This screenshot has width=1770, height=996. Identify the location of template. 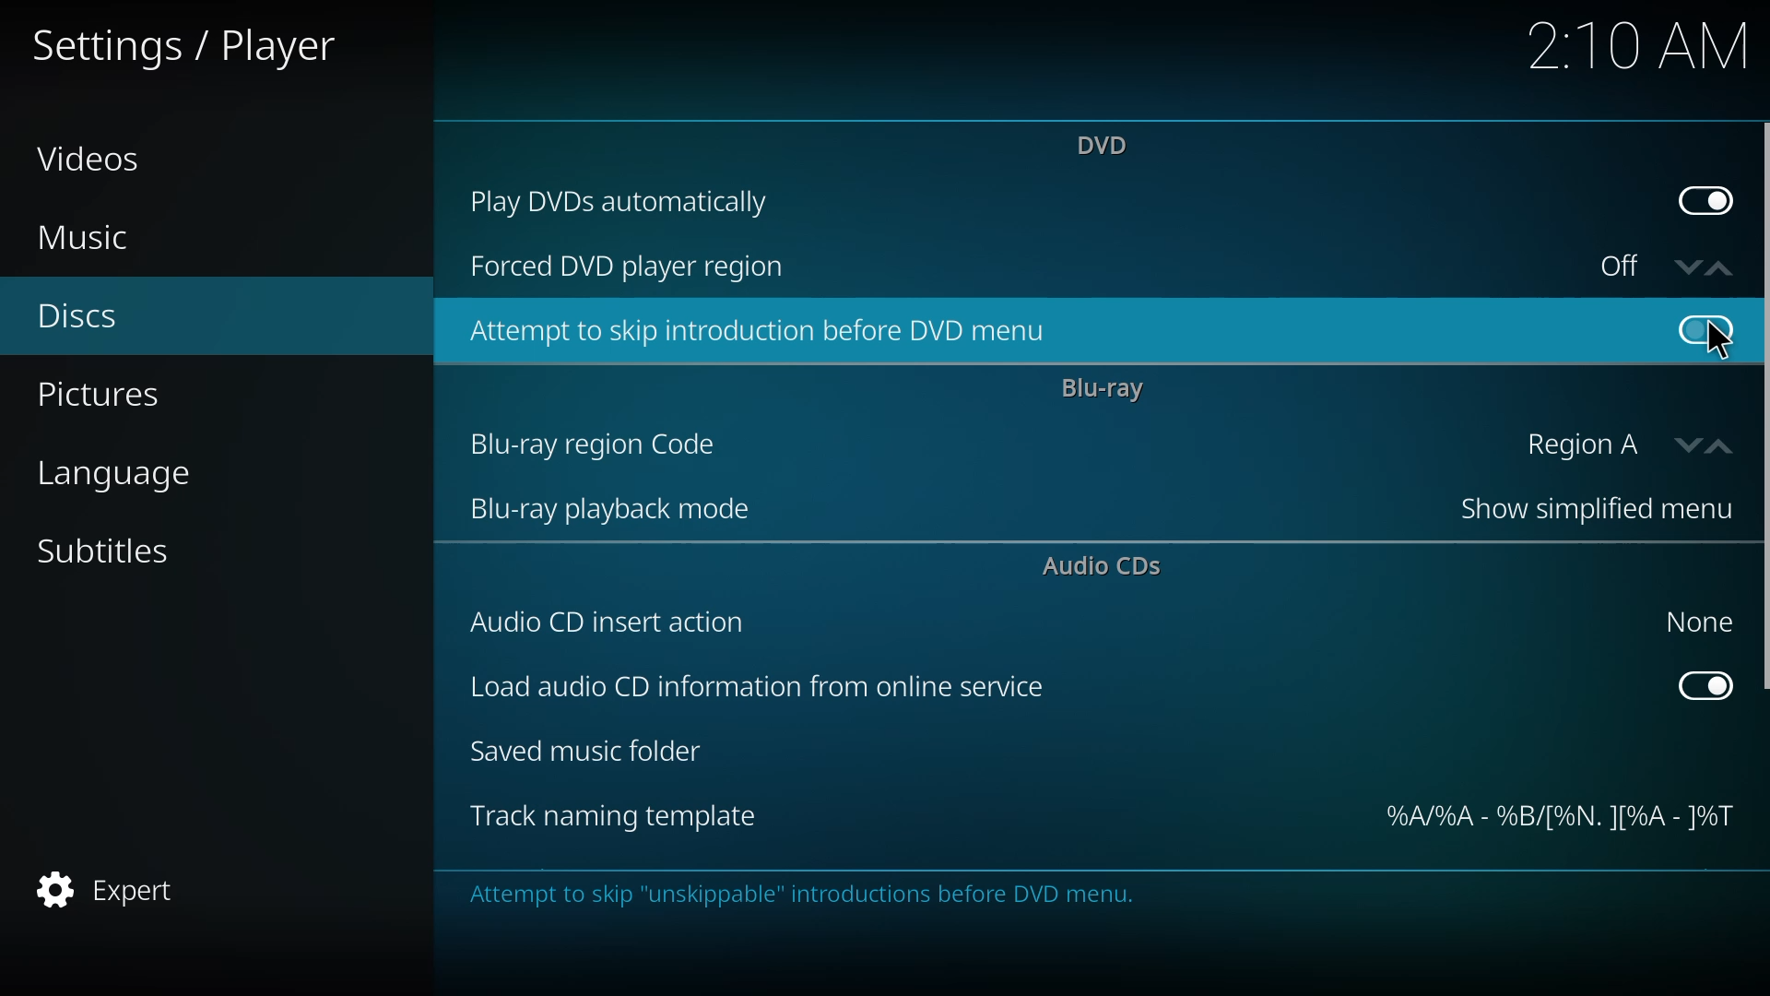
(1558, 815).